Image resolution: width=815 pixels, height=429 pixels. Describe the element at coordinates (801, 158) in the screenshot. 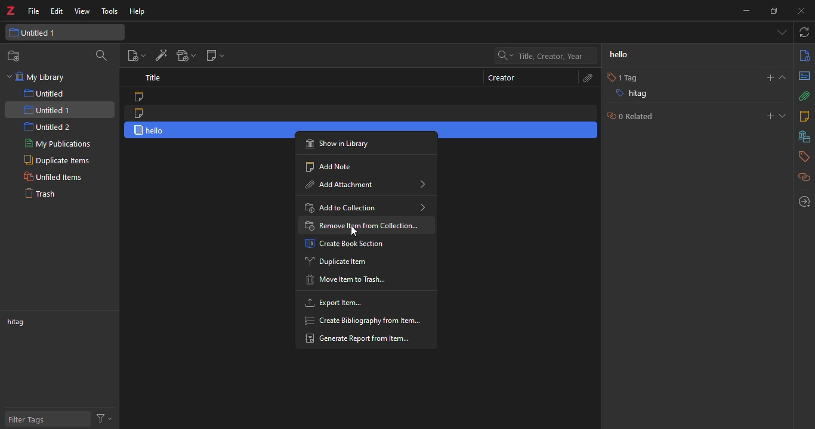

I see `tags` at that location.